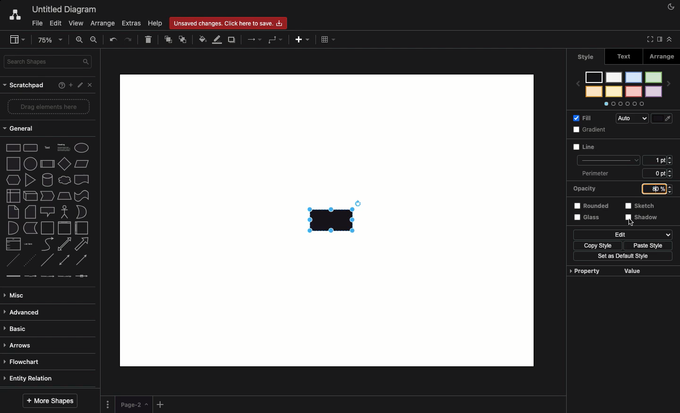  I want to click on Close, so click(89, 86).